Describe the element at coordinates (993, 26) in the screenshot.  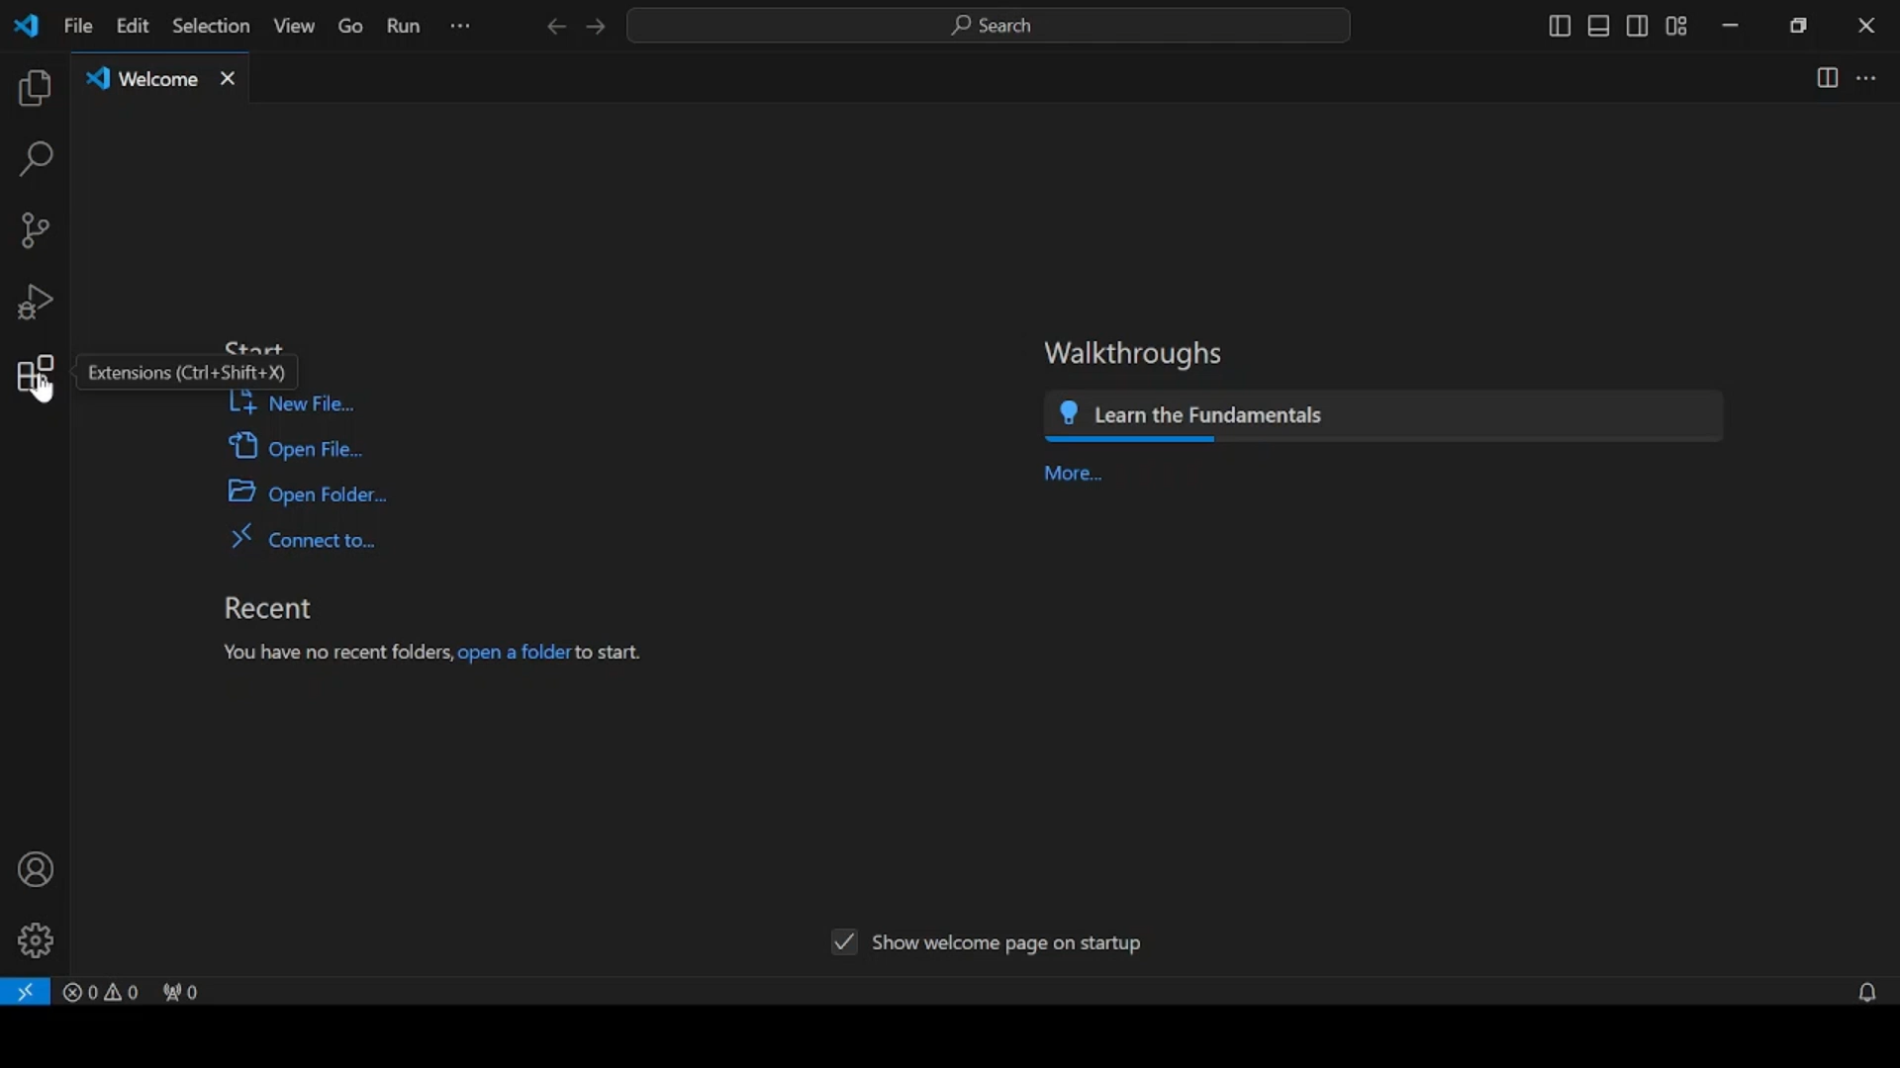
I see `search` at that location.